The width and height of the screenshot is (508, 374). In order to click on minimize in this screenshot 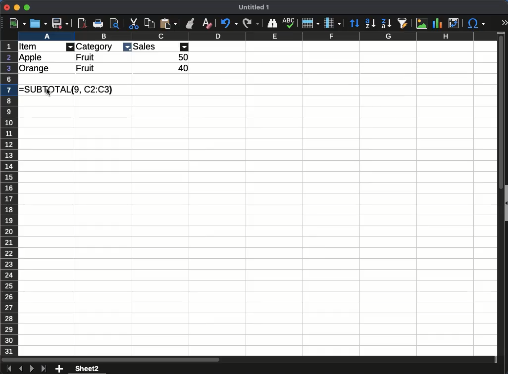, I will do `click(17, 7)`.